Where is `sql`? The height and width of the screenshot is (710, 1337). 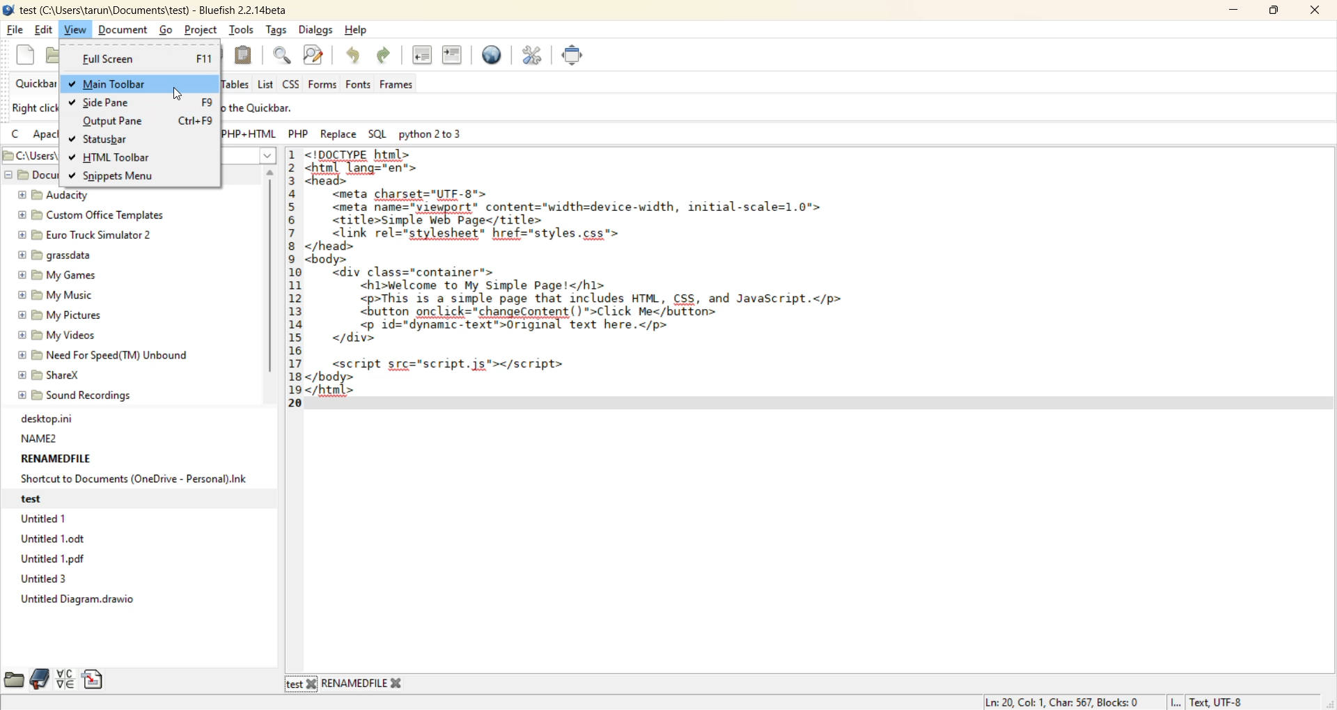 sql is located at coordinates (379, 134).